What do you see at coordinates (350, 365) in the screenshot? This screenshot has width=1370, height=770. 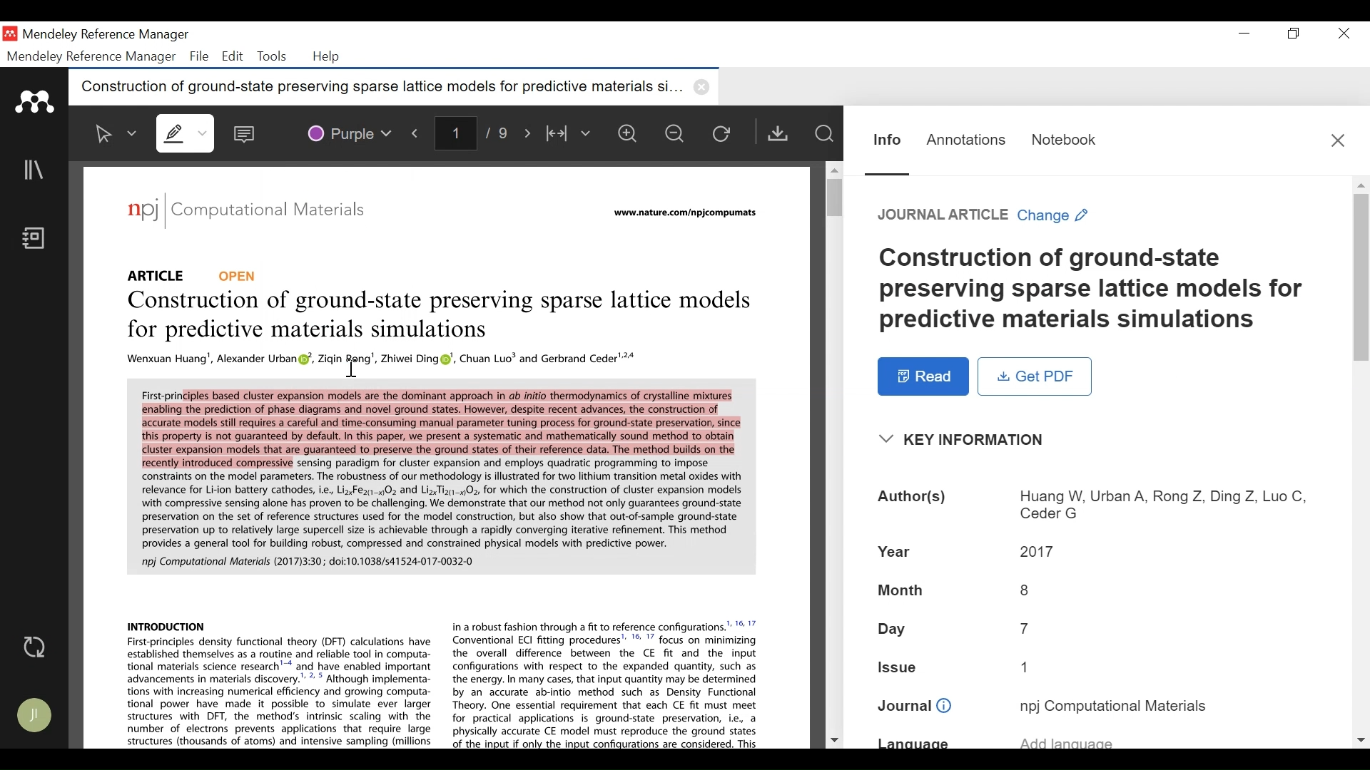 I see `Cursor` at bounding box center [350, 365].